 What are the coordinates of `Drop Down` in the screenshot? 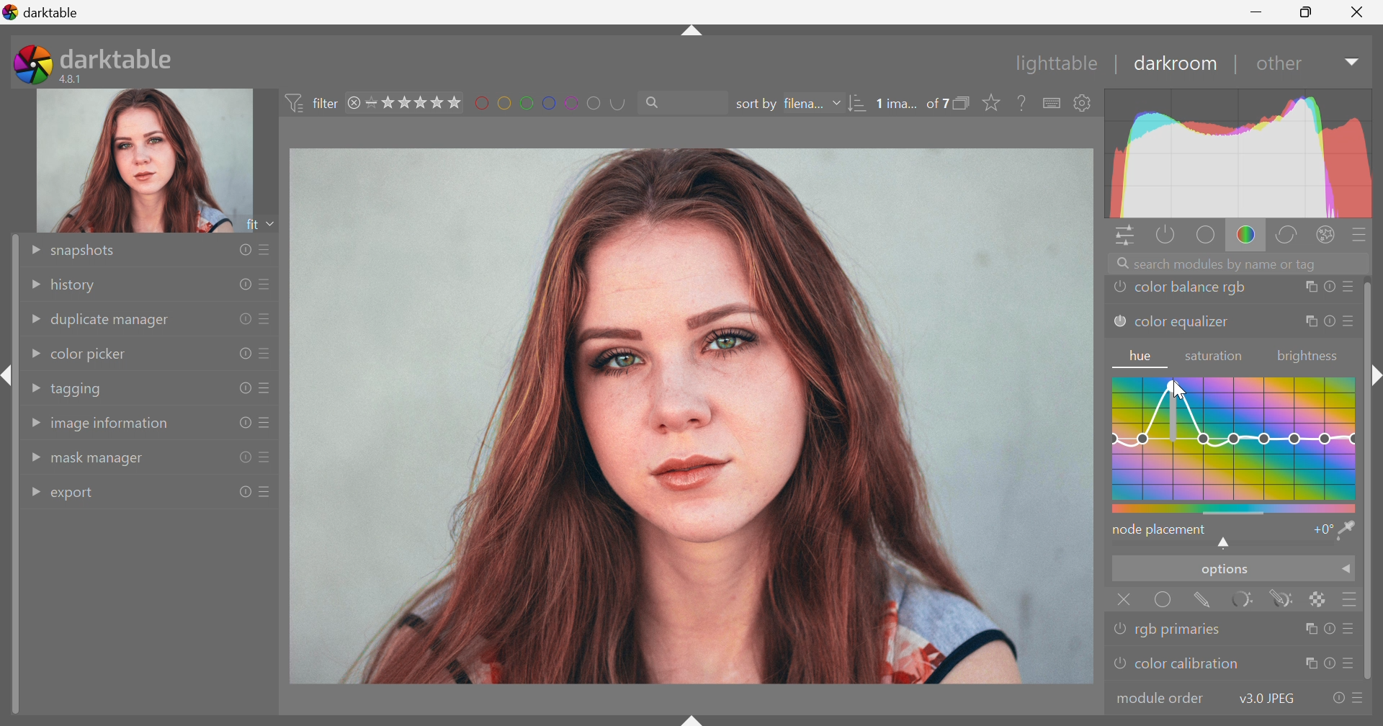 It's located at (34, 458).